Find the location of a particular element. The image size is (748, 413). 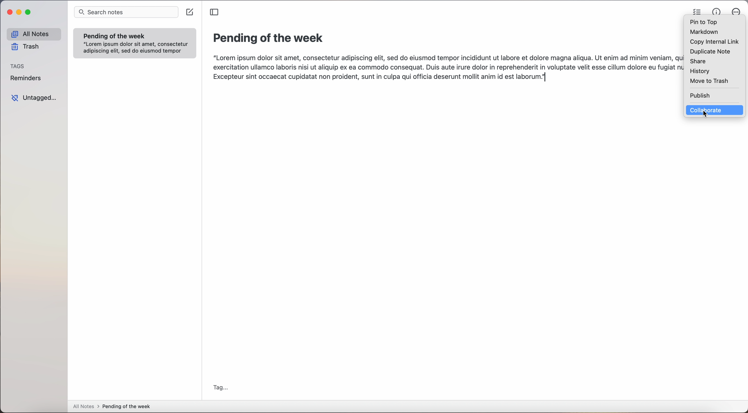

“Lorem ipsum dolor sit amet, consectetur adipiscing elit, sed do eiusmod tempor incididunt ut labore et dolore magna aliqua. Ut enim ad minim veniam, quis nostrud
exercitation ullamco laboris nisi ut aliquip ex ea commodo consequat. Duis aute irure dolor in reprehenderit in voluptate velit esse cillum dolore eu fugiat nulla pariatur.
Excepteur sint occaecat cupidatat non proident, sunt in culpa qui officia deserunt mollit anim id est laborum.]| is located at coordinates (445, 68).